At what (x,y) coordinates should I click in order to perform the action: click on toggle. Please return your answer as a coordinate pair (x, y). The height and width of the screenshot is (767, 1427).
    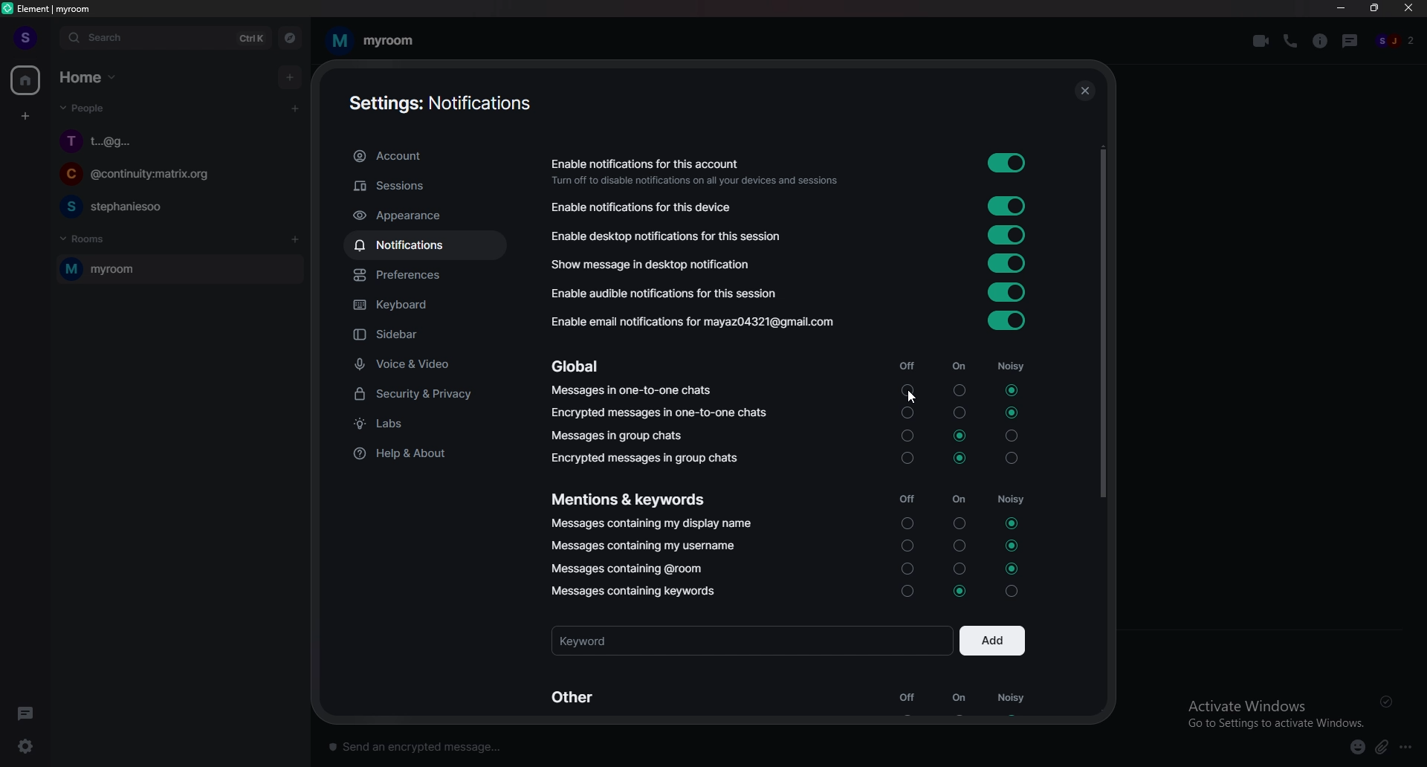
    Looking at the image, I should click on (1006, 291).